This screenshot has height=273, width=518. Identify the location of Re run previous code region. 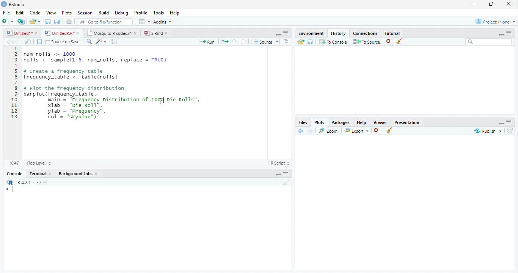
(224, 42).